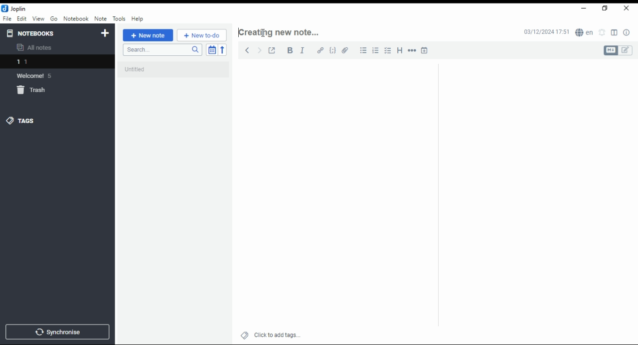  What do you see at coordinates (610, 50) in the screenshot?
I see `Markdown` at bounding box center [610, 50].